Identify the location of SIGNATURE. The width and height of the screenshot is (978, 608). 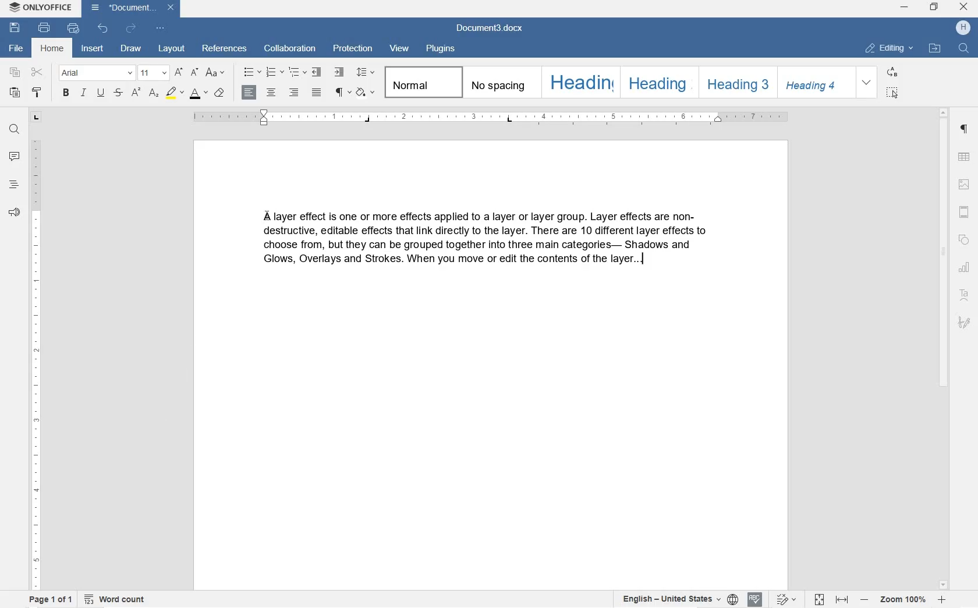
(965, 324).